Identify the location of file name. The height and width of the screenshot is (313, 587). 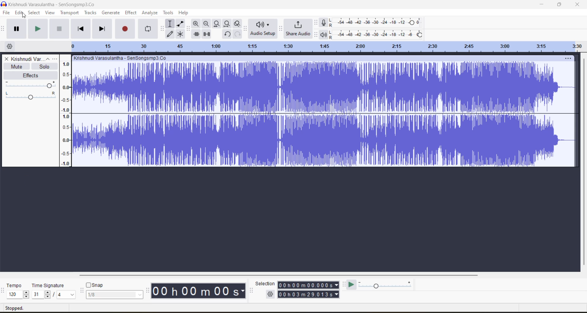
(35, 59).